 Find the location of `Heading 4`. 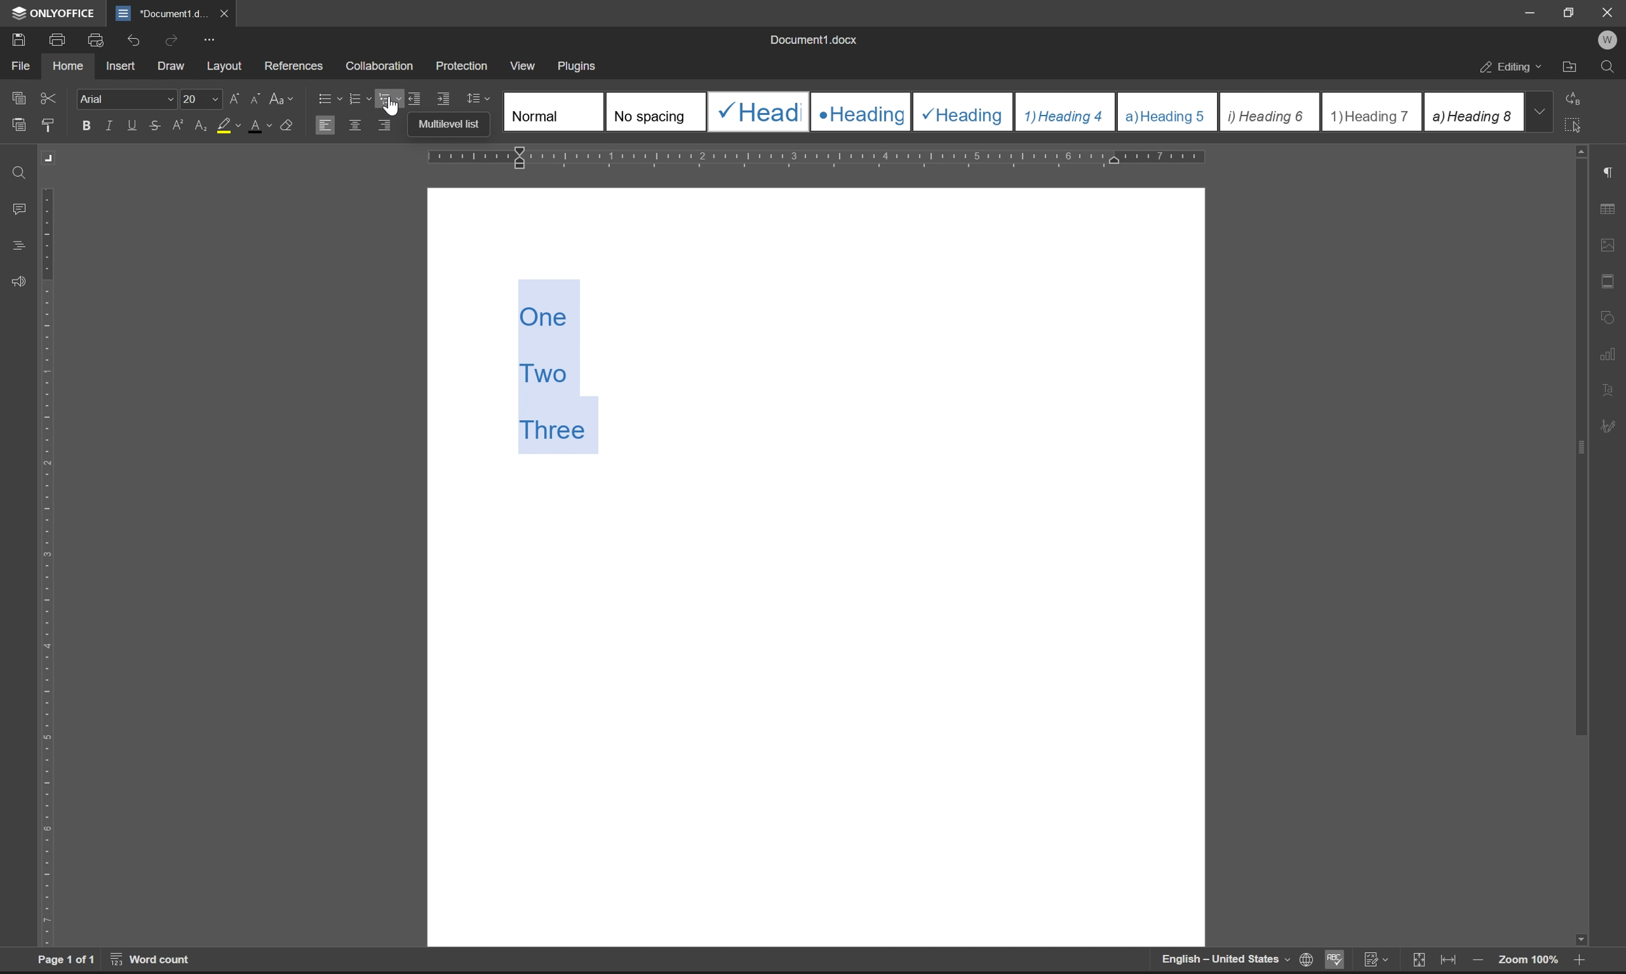

Heading 4 is located at coordinates (1066, 112).